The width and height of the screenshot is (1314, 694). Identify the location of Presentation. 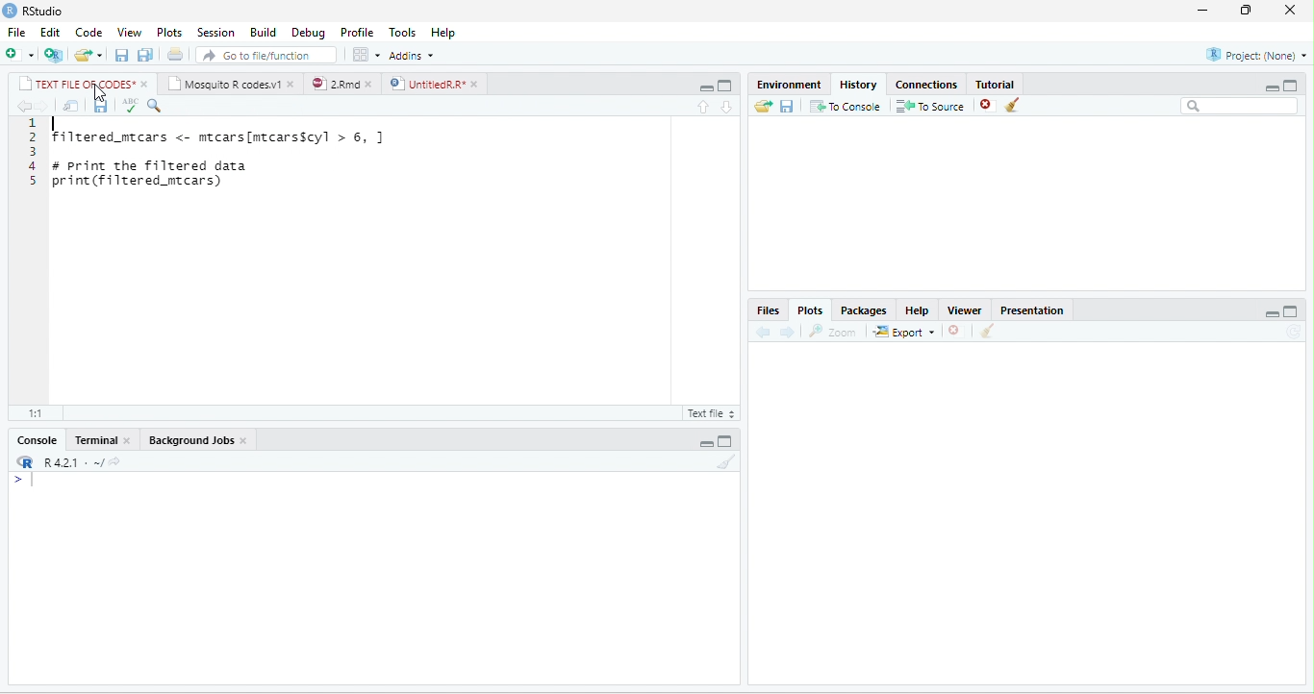
(1031, 310).